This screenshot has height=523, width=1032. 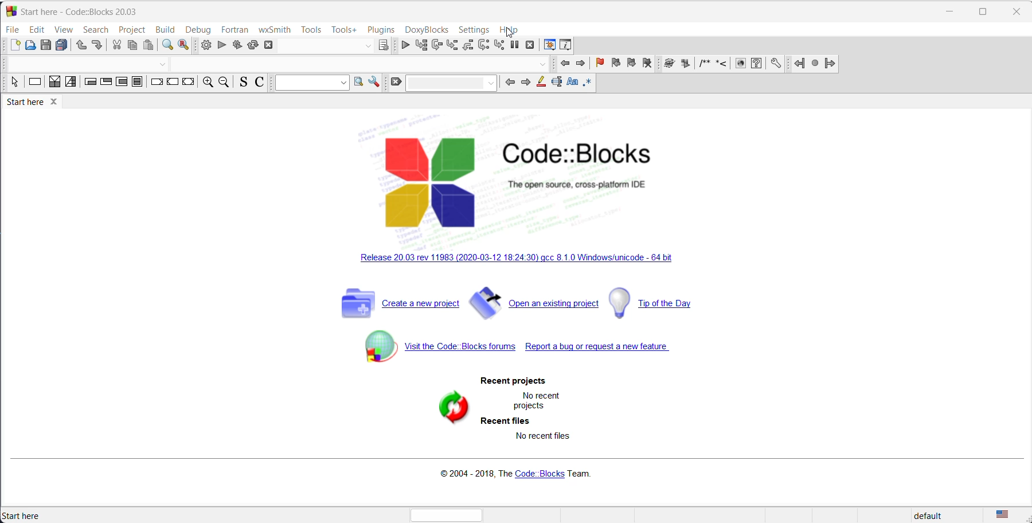 What do you see at coordinates (565, 64) in the screenshot?
I see `go back` at bounding box center [565, 64].